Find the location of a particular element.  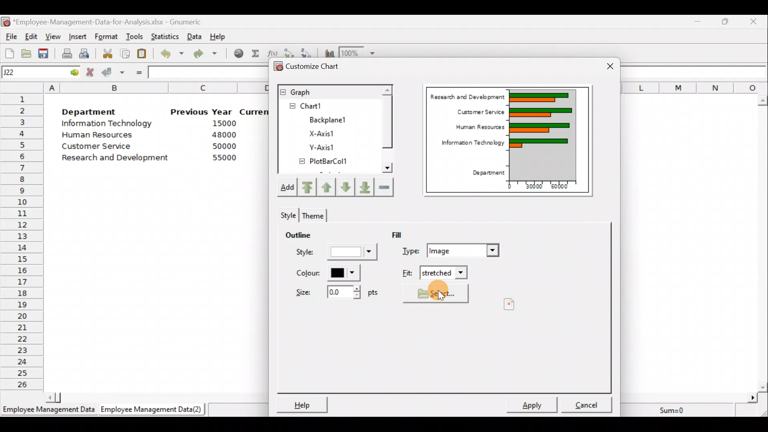

Cancel is located at coordinates (586, 403).